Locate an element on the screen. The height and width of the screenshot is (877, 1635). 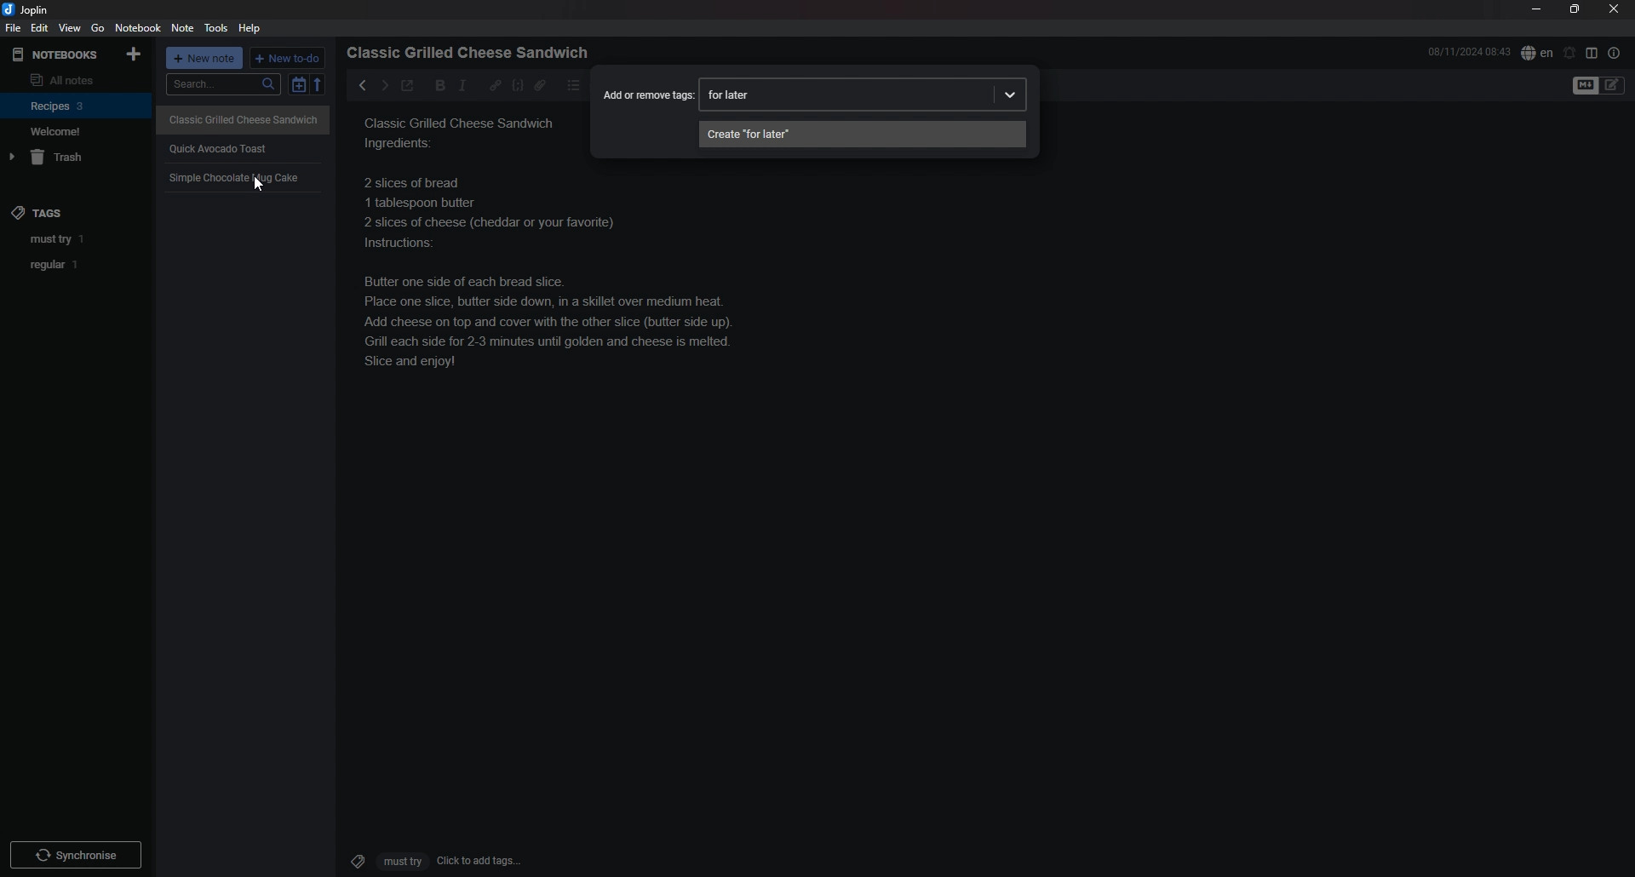
file is located at coordinates (12, 29).